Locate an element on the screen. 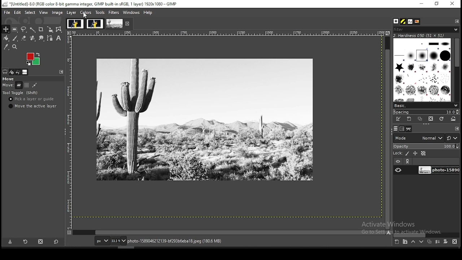  scroll bar is located at coordinates (426, 235).